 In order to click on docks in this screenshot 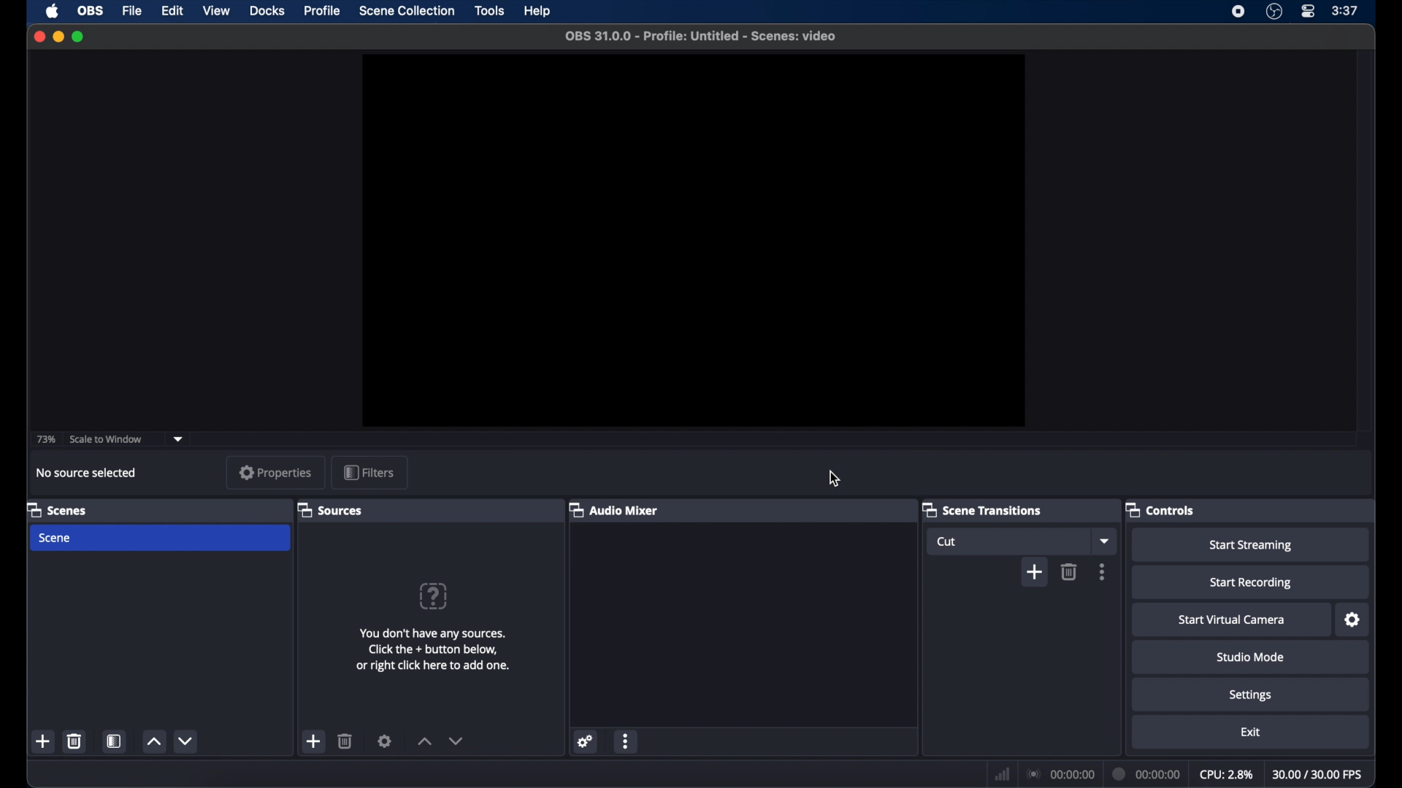, I will do `click(267, 11)`.